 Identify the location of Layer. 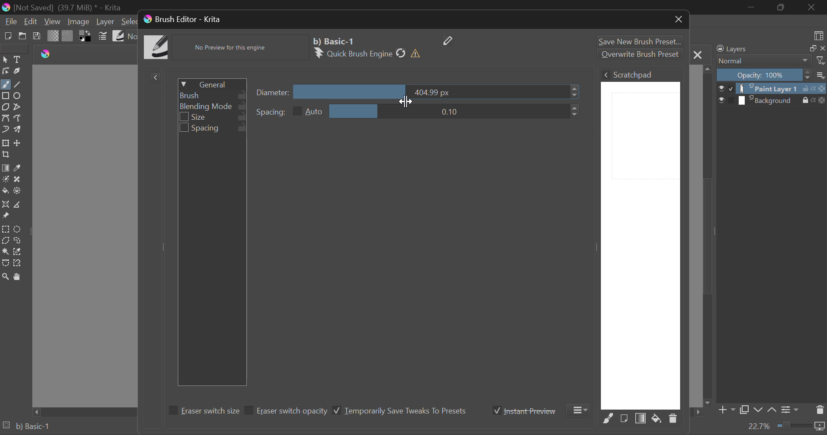
(106, 22).